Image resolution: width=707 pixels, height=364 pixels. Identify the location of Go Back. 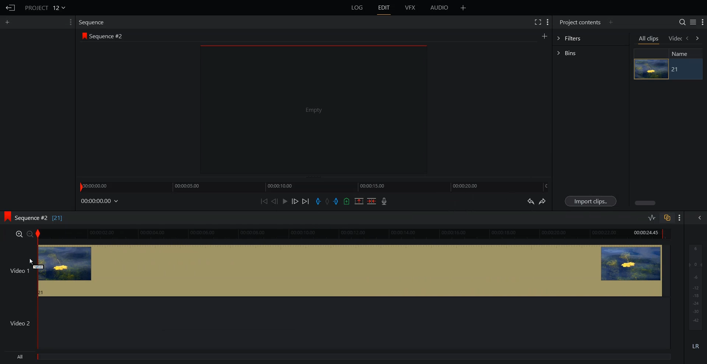
(11, 8).